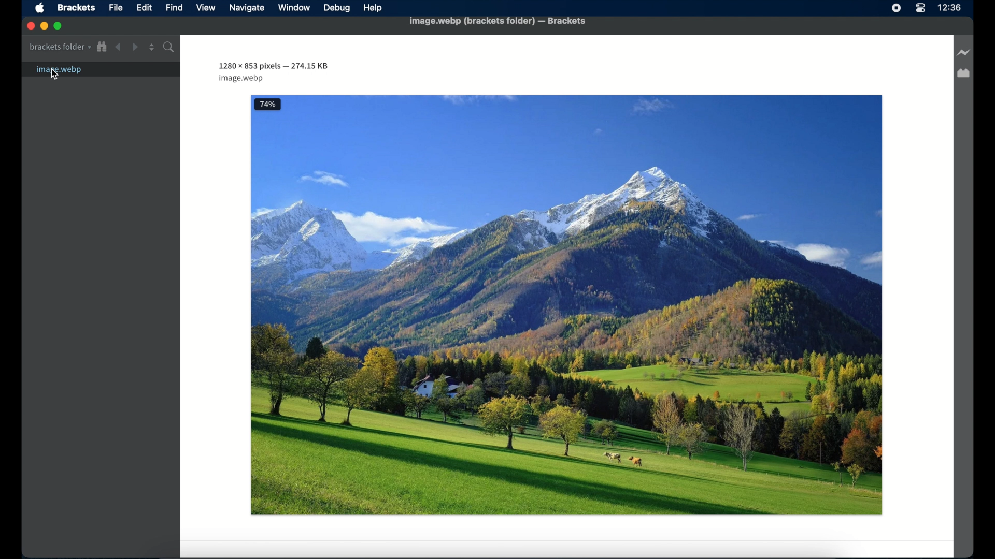 The height and width of the screenshot is (559, 995). I want to click on Find, so click(174, 8).